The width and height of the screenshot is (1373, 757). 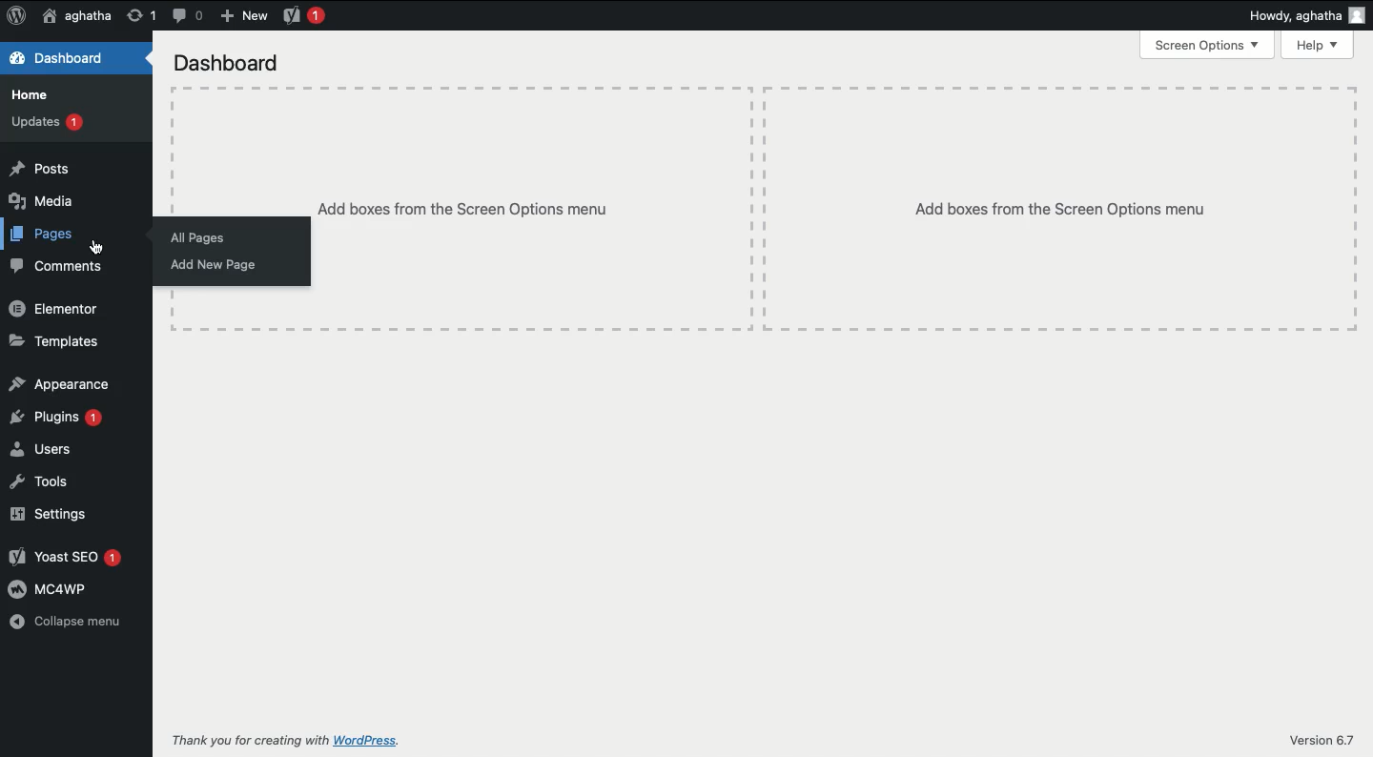 What do you see at coordinates (303, 15) in the screenshot?
I see `Yoast` at bounding box center [303, 15].